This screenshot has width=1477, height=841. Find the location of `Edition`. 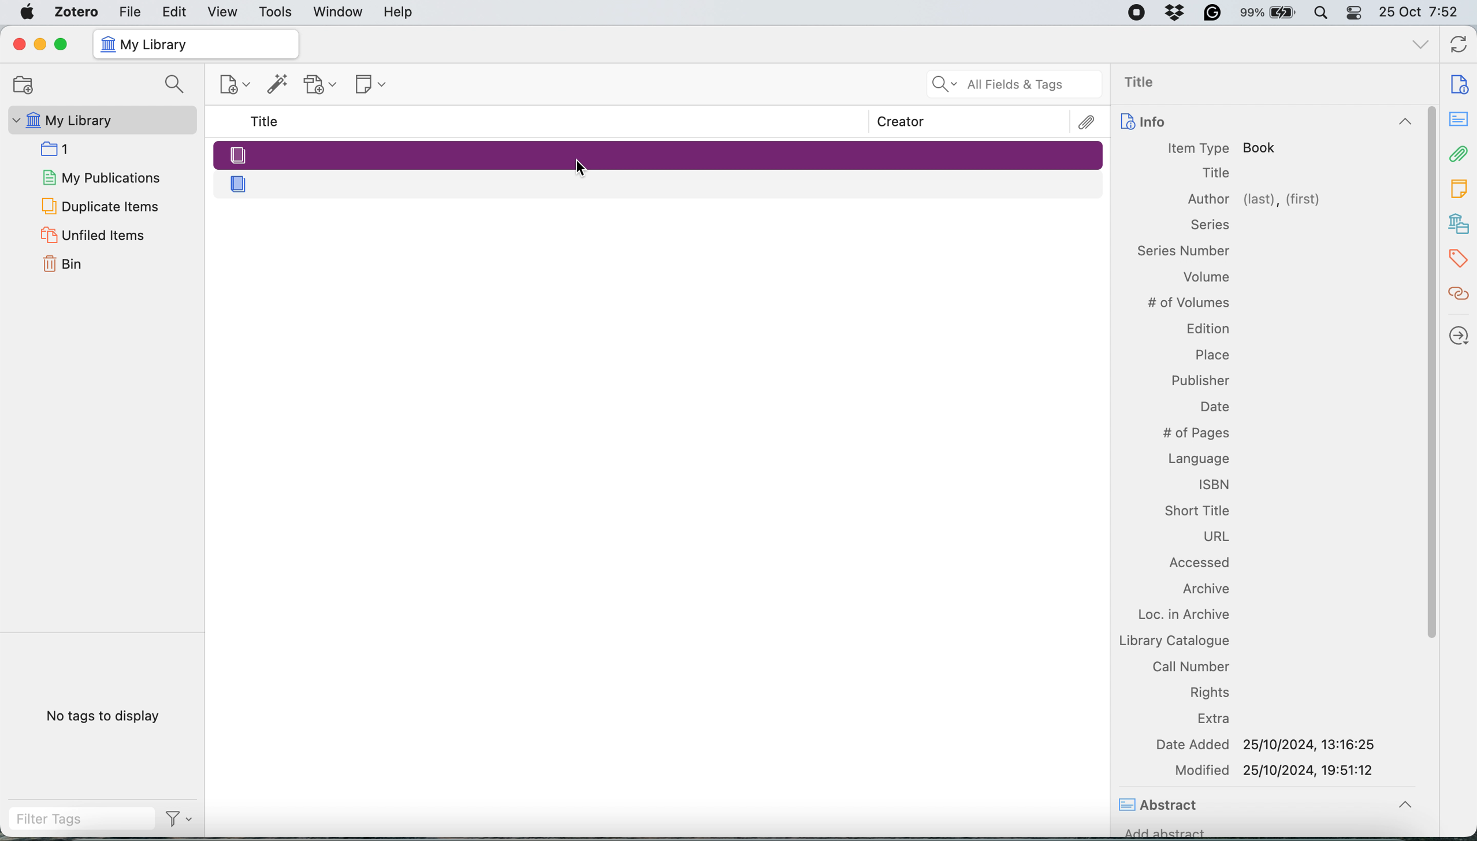

Edition is located at coordinates (1207, 328).